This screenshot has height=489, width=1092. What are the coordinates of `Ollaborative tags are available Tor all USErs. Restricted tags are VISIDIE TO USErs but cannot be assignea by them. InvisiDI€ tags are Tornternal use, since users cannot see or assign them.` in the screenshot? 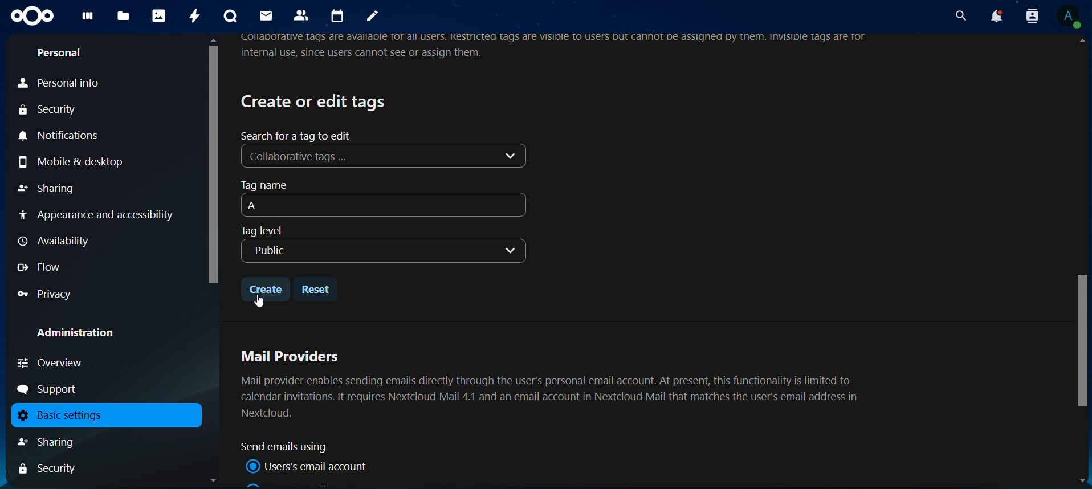 It's located at (559, 47).